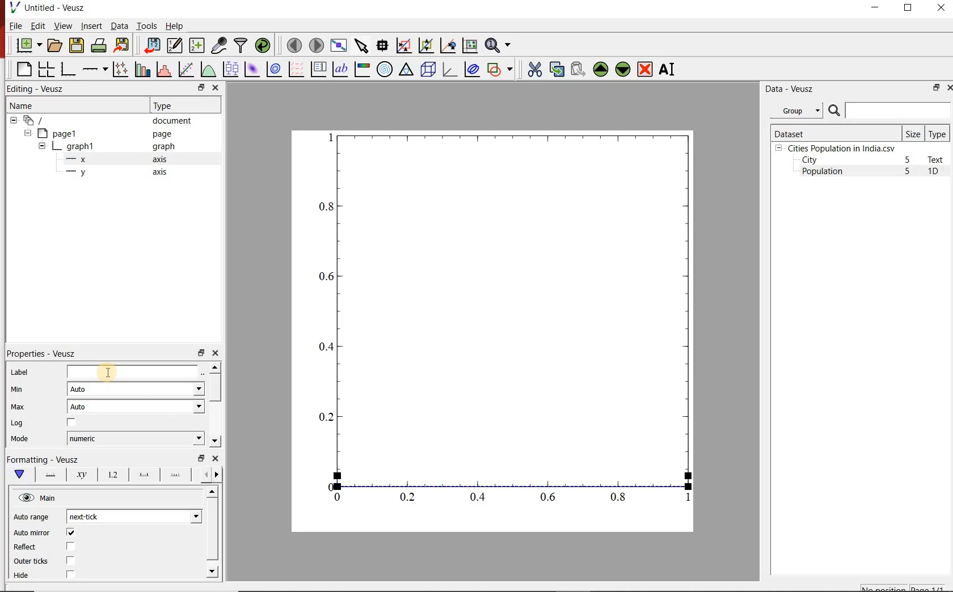 The width and height of the screenshot is (953, 592). What do you see at coordinates (218, 45) in the screenshot?
I see `capture remote data` at bounding box center [218, 45].